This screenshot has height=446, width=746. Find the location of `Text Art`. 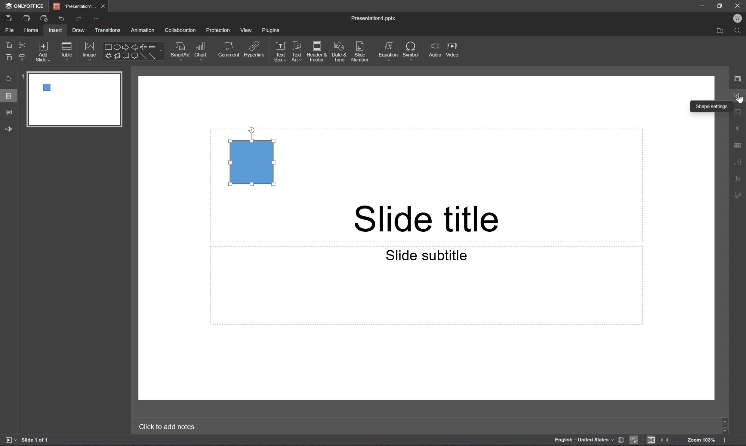

Text Art is located at coordinates (297, 52).